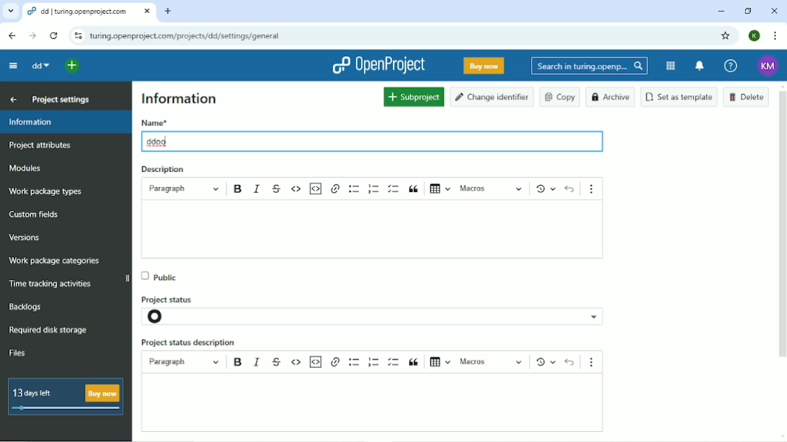 Image resolution: width=787 pixels, height=442 pixels. I want to click on Restore down, so click(748, 12).